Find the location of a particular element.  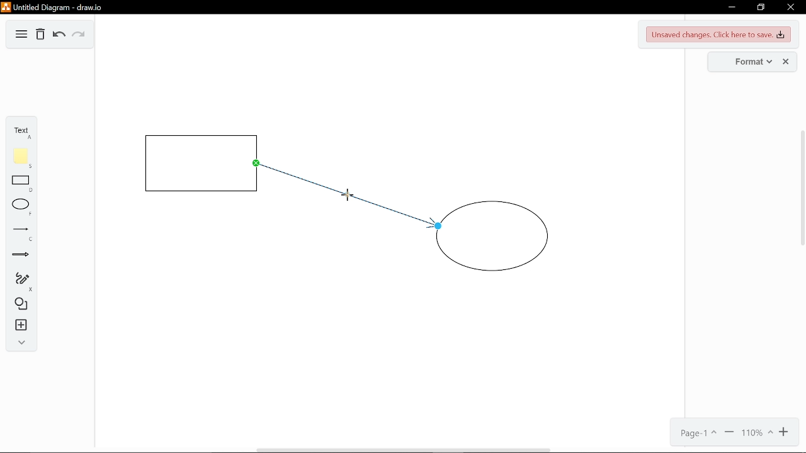

Text is located at coordinates (20, 131).